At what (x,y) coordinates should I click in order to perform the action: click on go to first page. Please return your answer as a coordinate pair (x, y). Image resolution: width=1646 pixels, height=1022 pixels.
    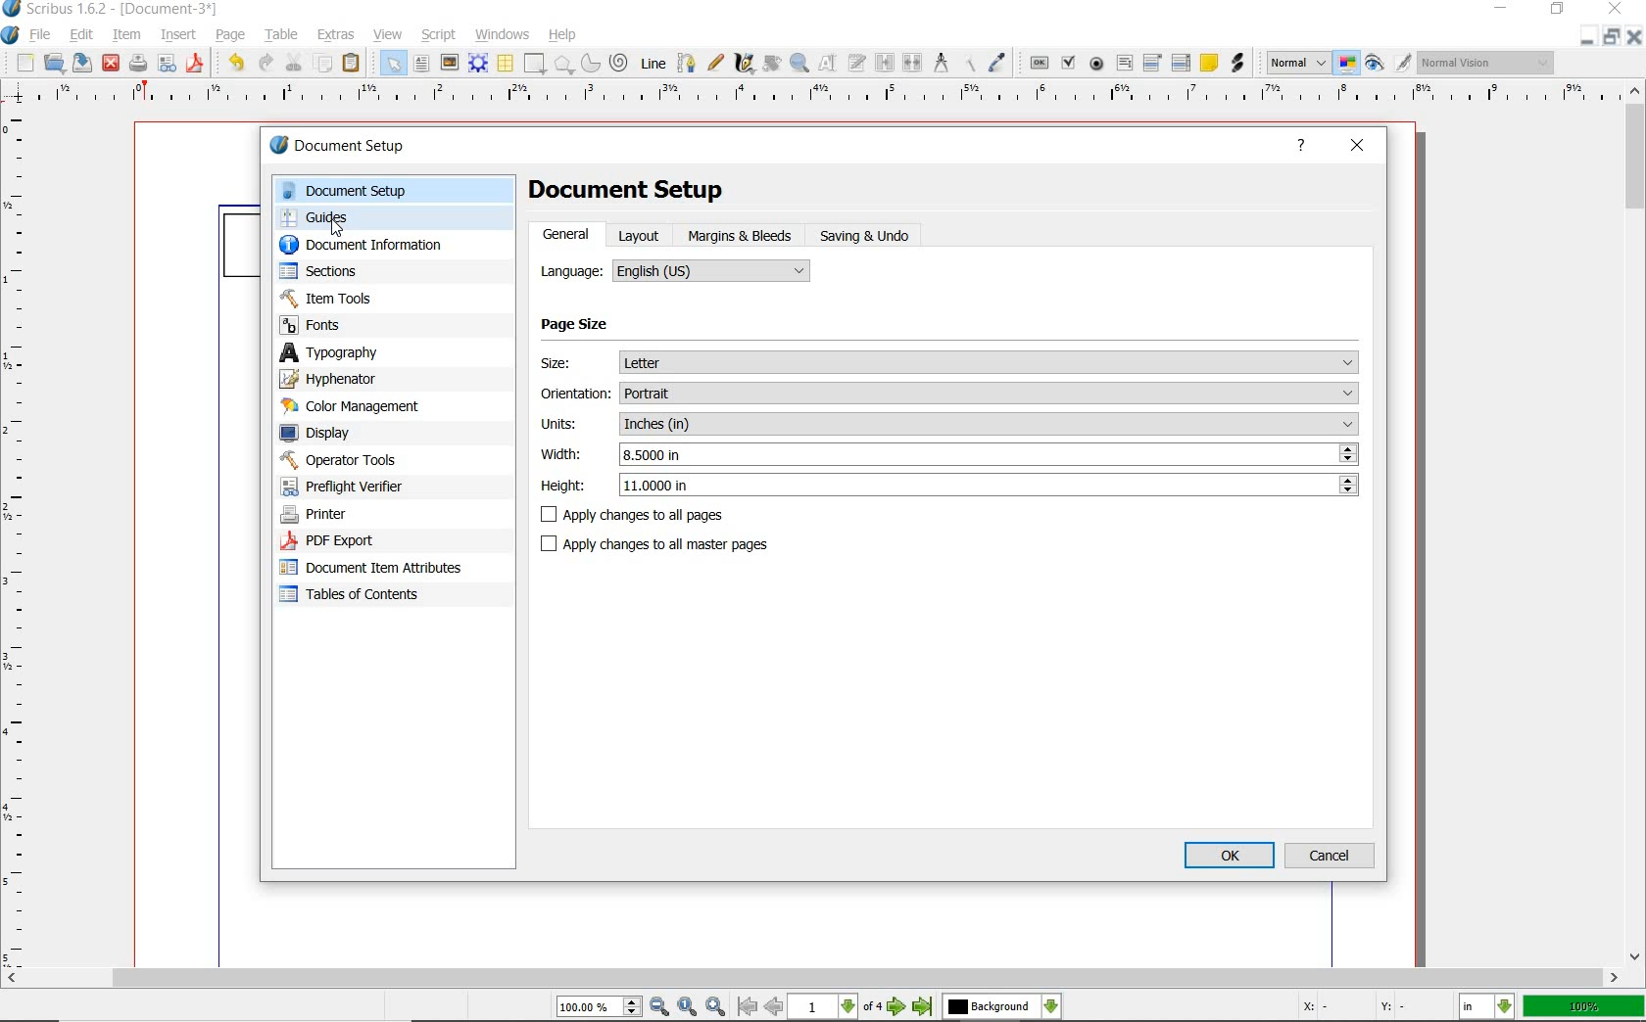
    Looking at the image, I should click on (748, 1007).